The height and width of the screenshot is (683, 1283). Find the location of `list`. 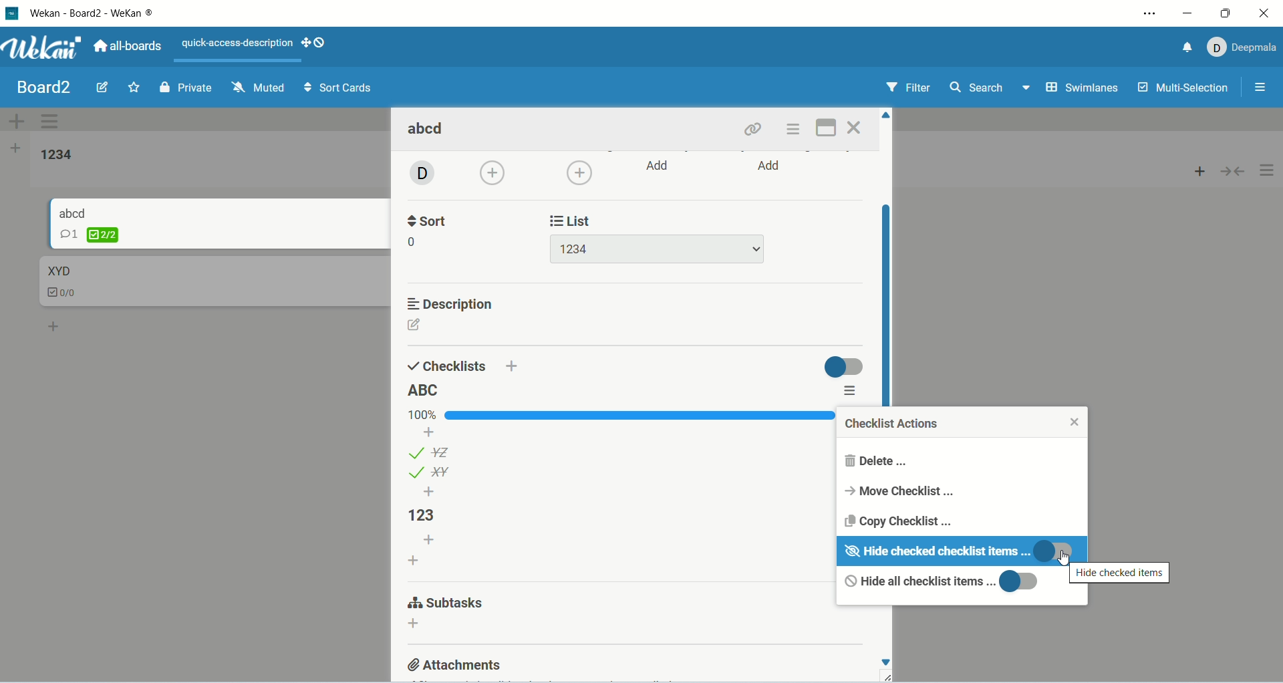

list is located at coordinates (575, 219).